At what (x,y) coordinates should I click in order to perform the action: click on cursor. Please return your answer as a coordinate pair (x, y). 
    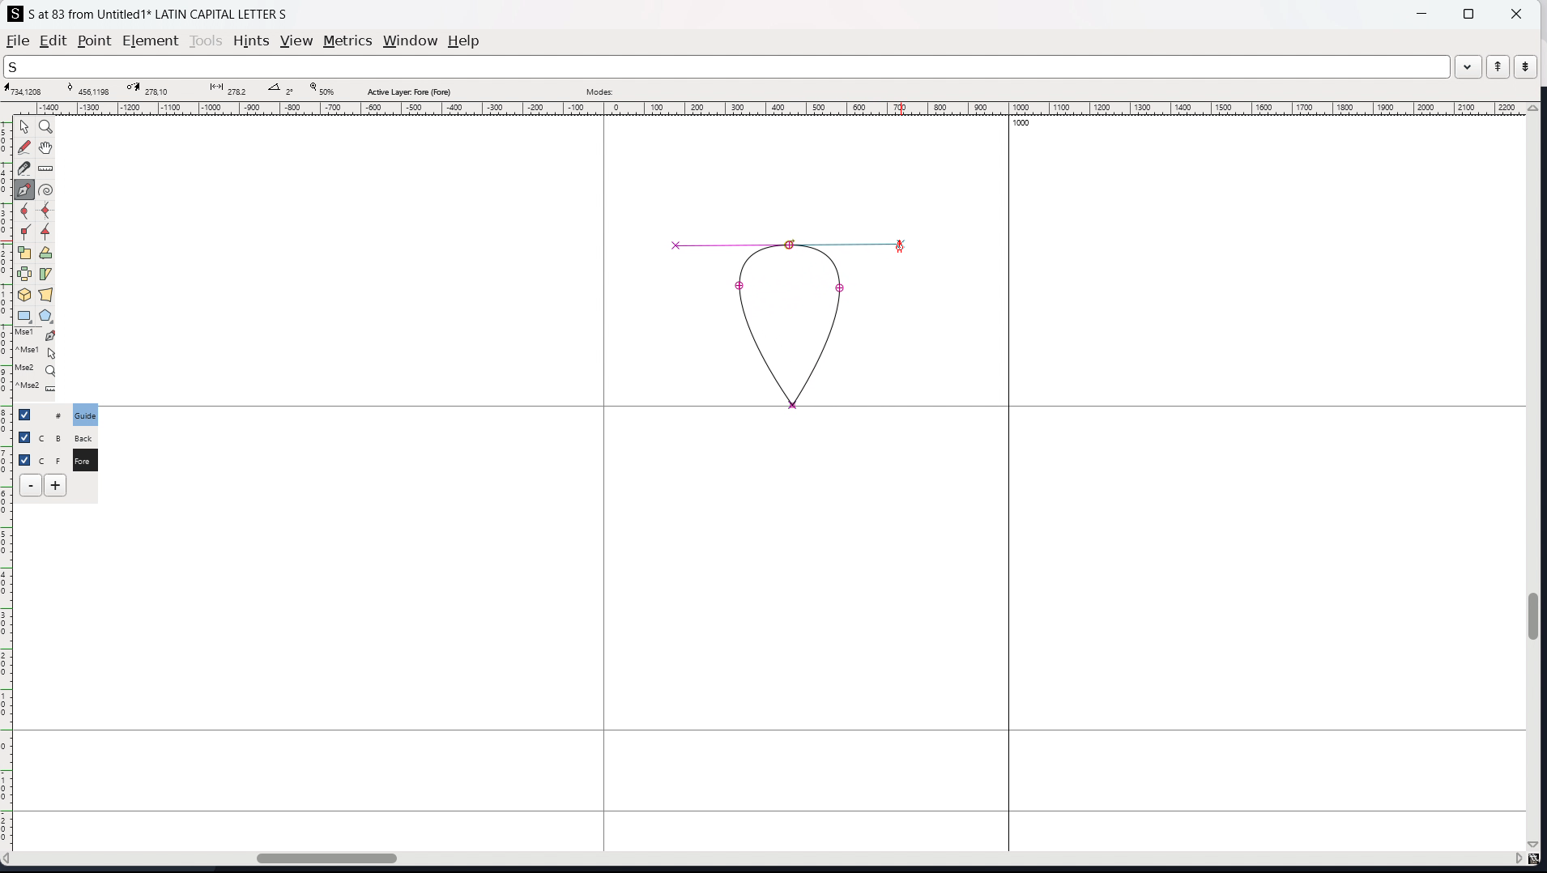
    Looking at the image, I should click on (901, 247).